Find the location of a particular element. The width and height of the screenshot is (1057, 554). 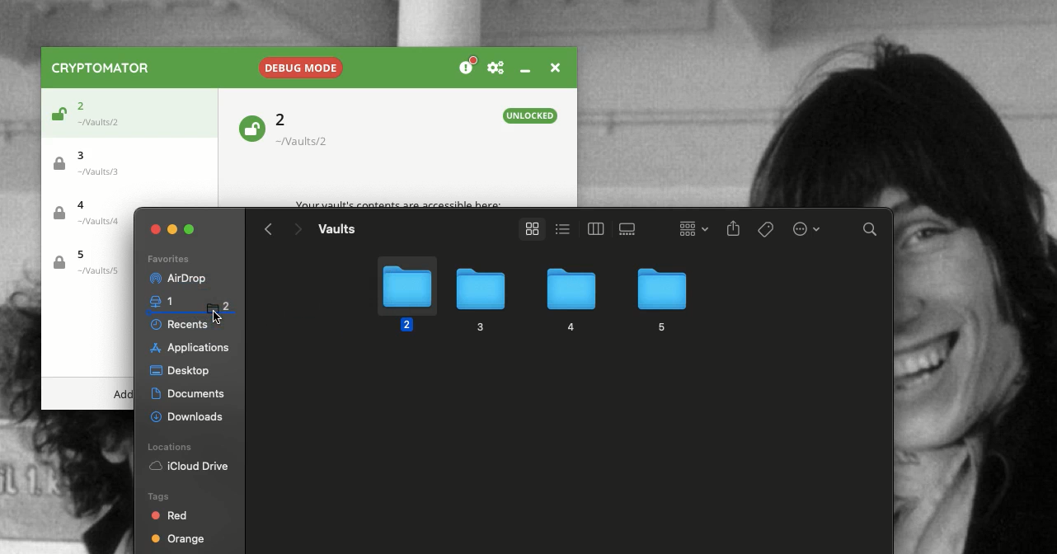

View 1 is located at coordinates (561, 228).